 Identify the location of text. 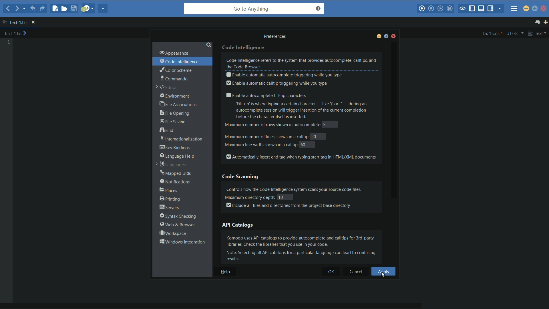
(537, 33).